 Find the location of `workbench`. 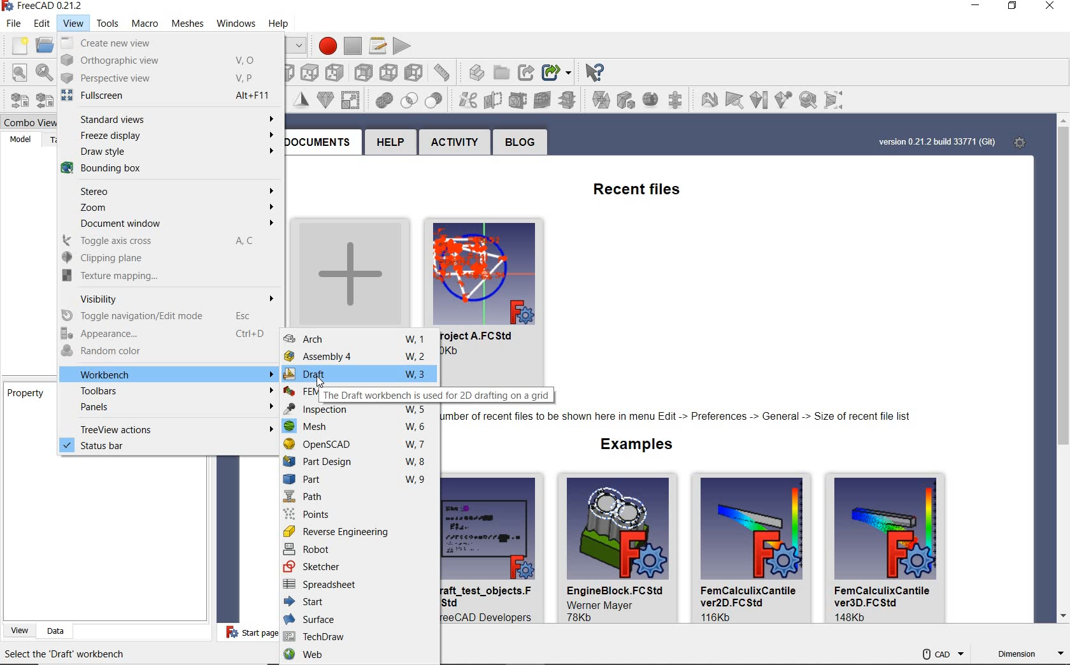

workbench is located at coordinates (169, 375).